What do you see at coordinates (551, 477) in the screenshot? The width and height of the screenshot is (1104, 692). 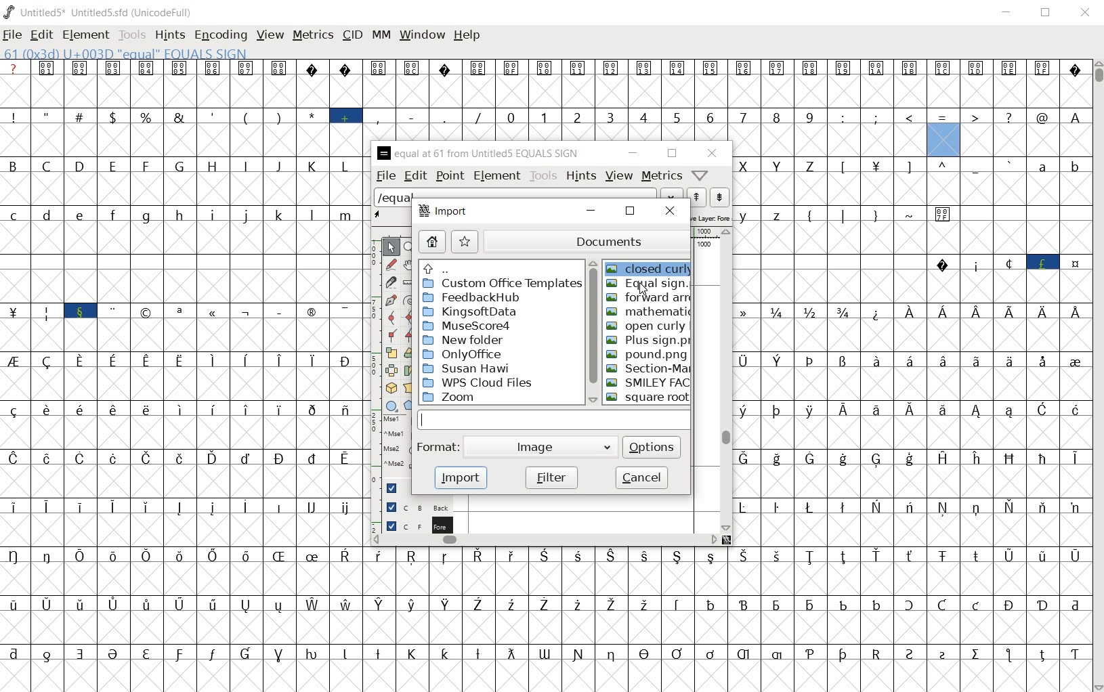 I see `filter` at bounding box center [551, 477].